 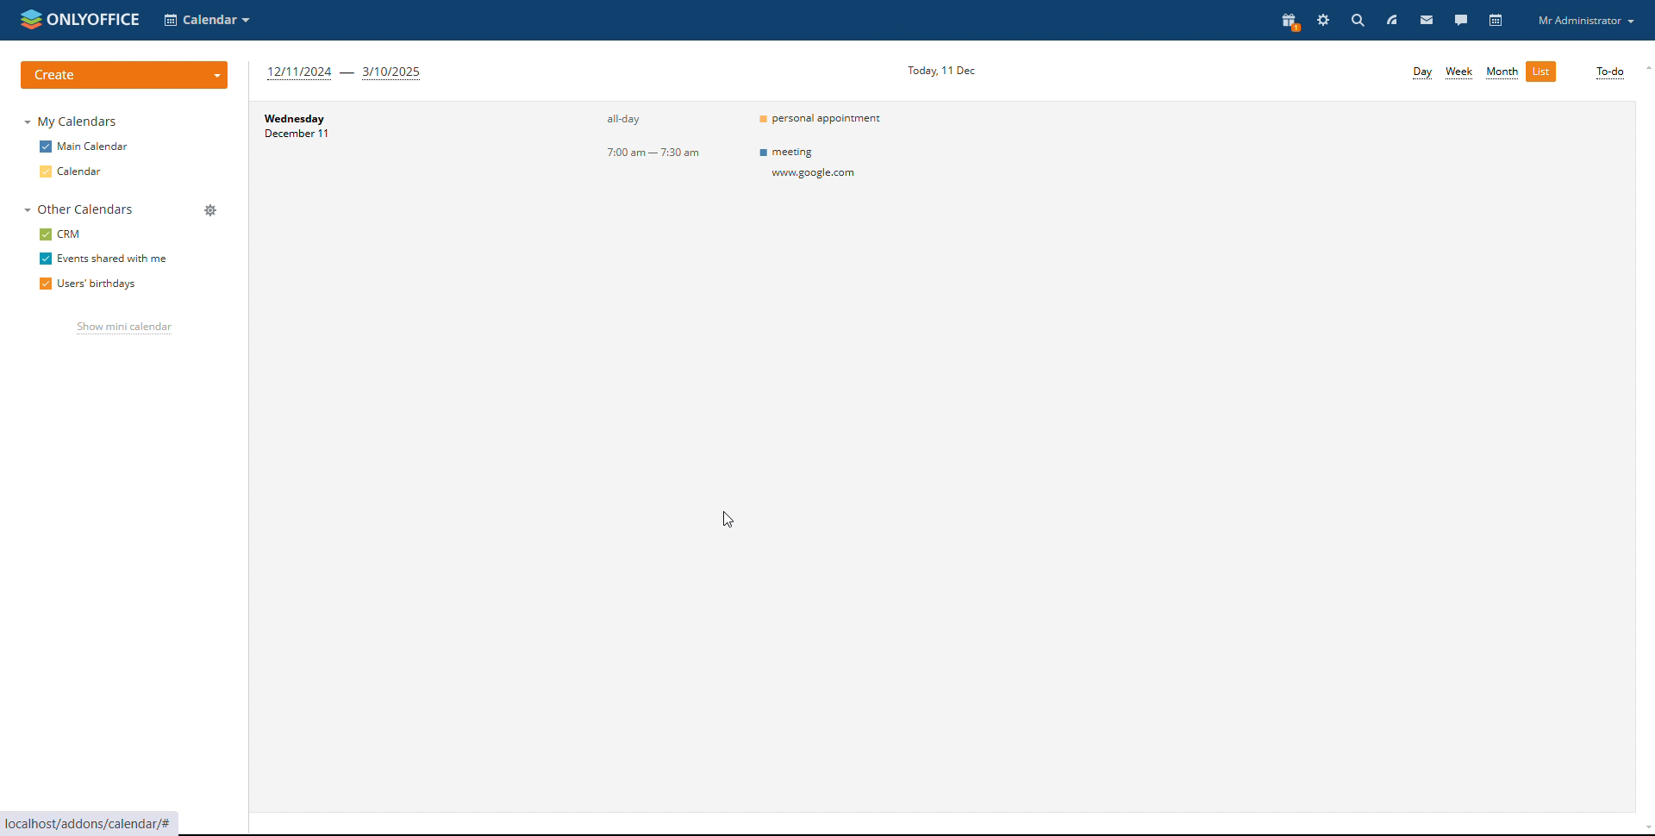 I want to click on list view, so click(x=1541, y=71).